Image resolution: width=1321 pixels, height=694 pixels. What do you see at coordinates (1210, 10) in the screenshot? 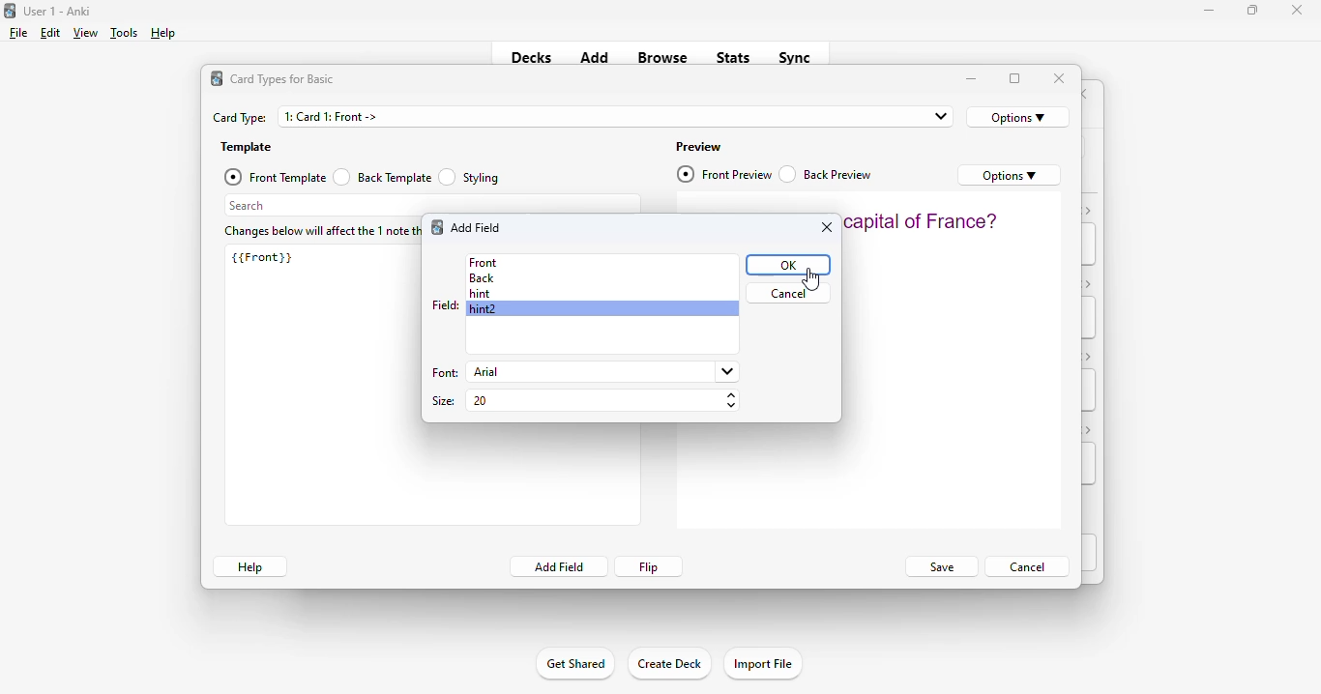
I see `minimize` at bounding box center [1210, 10].